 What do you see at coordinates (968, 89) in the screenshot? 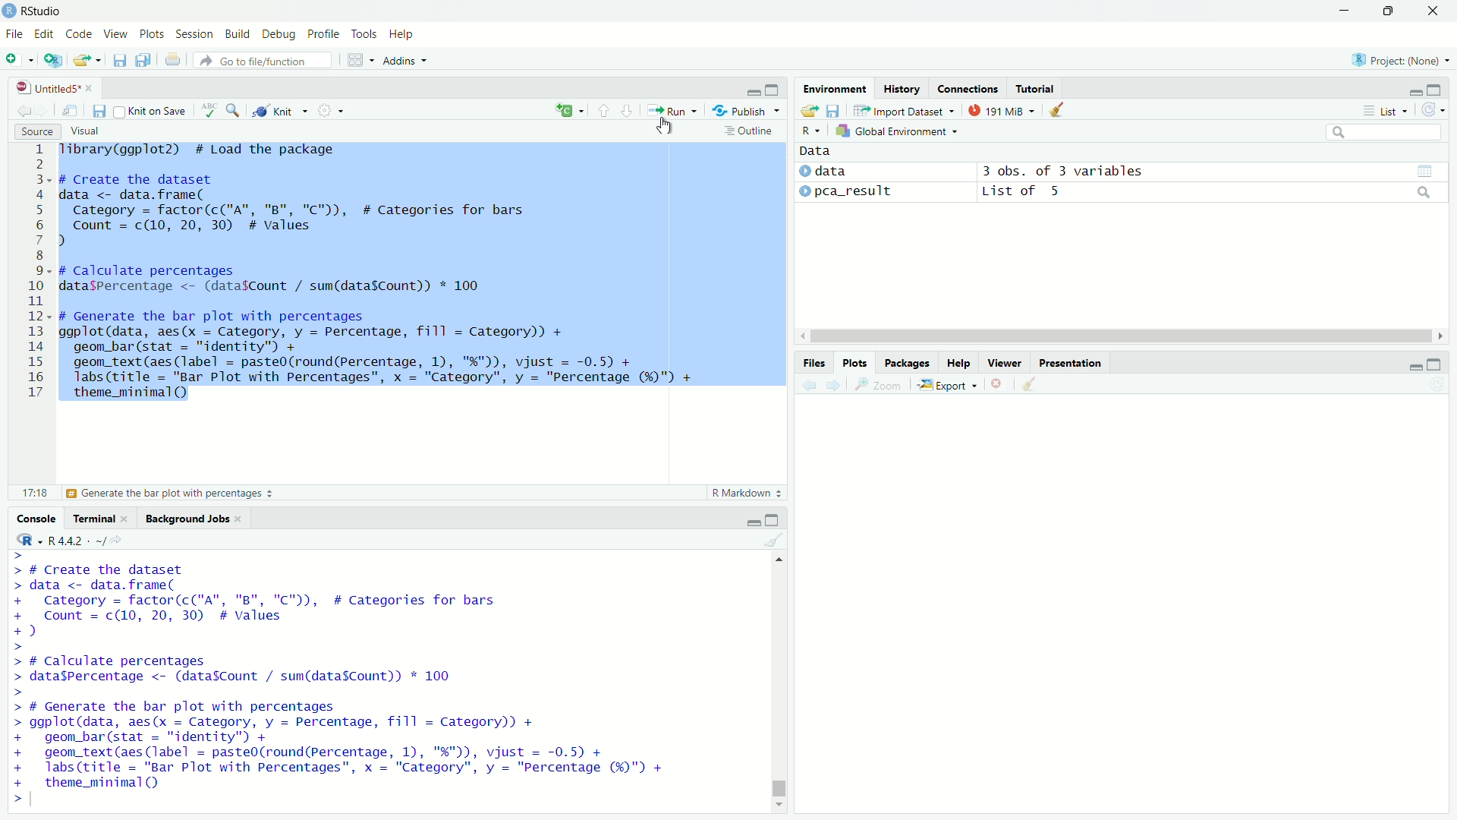
I see `connections` at bounding box center [968, 89].